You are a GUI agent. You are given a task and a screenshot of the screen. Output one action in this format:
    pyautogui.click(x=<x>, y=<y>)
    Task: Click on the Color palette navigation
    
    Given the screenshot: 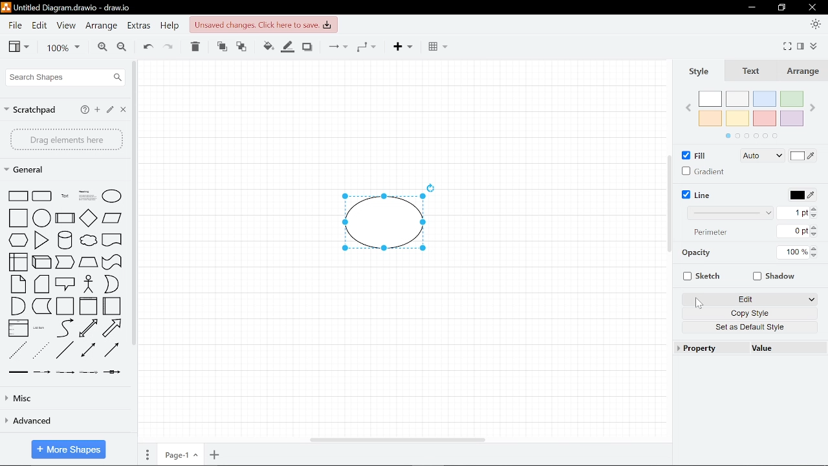 What is the action you would take?
    pyautogui.click(x=751, y=137)
    